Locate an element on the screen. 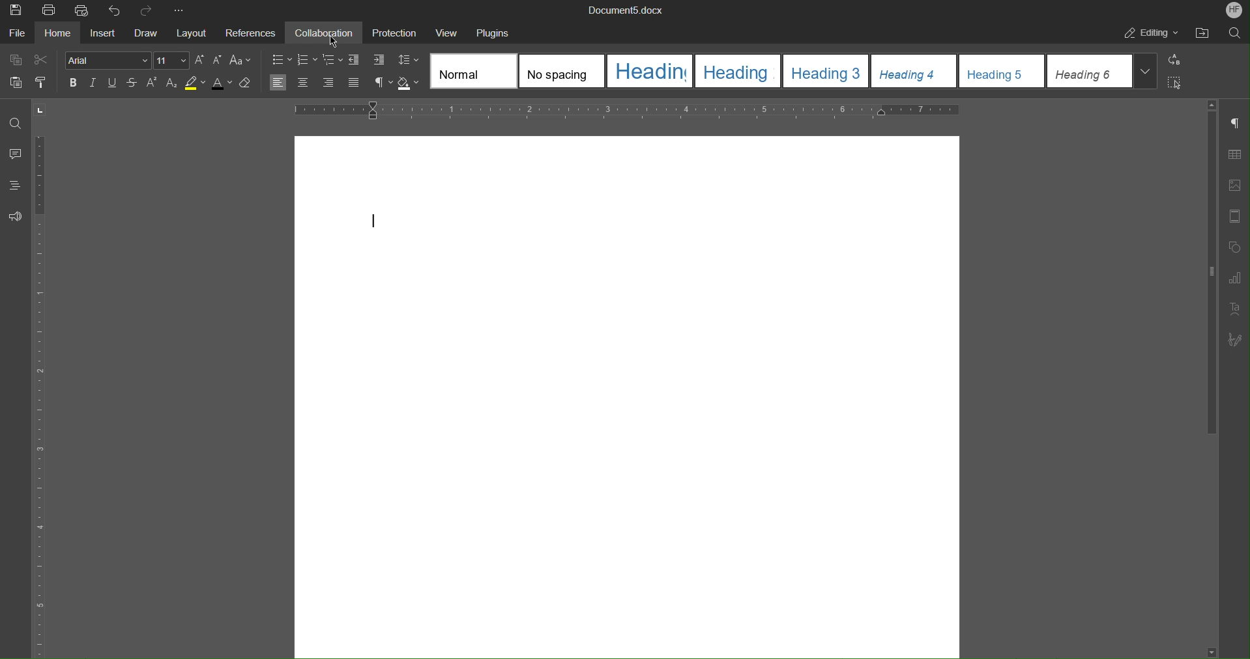 Image resolution: width=1250 pixels, height=659 pixels. Graph Settings is located at coordinates (1230, 280).